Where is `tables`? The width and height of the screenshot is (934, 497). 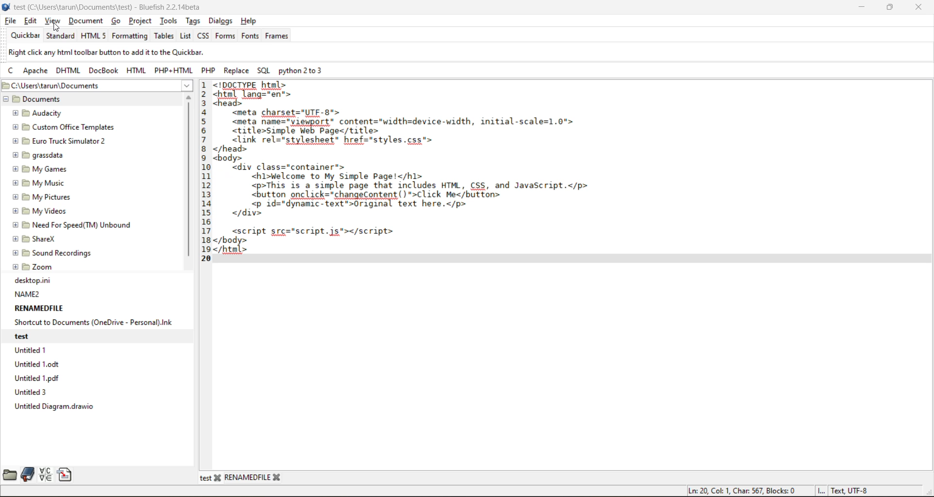
tables is located at coordinates (163, 36).